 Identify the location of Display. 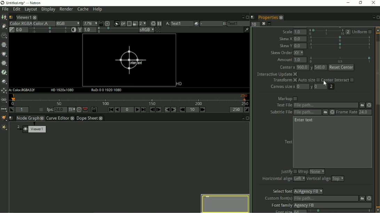
(48, 10).